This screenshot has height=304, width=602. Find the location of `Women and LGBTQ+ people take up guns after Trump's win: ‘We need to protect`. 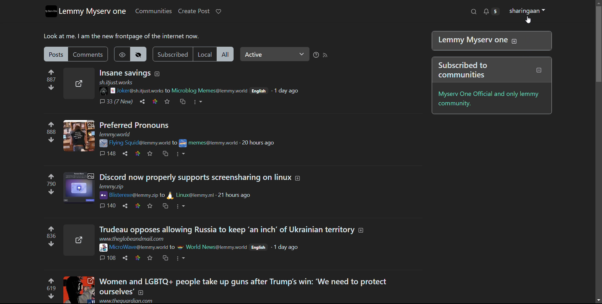

Women and LGBTQ+ people take up guns after Trump's win: ‘We need to protect is located at coordinates (244, 279).